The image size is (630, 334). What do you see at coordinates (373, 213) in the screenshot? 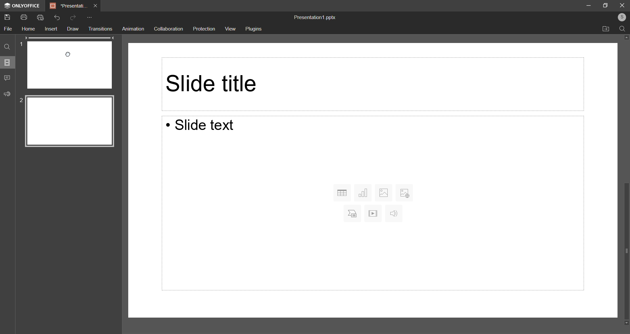
I see `Video` at bounding box center [373, 213].